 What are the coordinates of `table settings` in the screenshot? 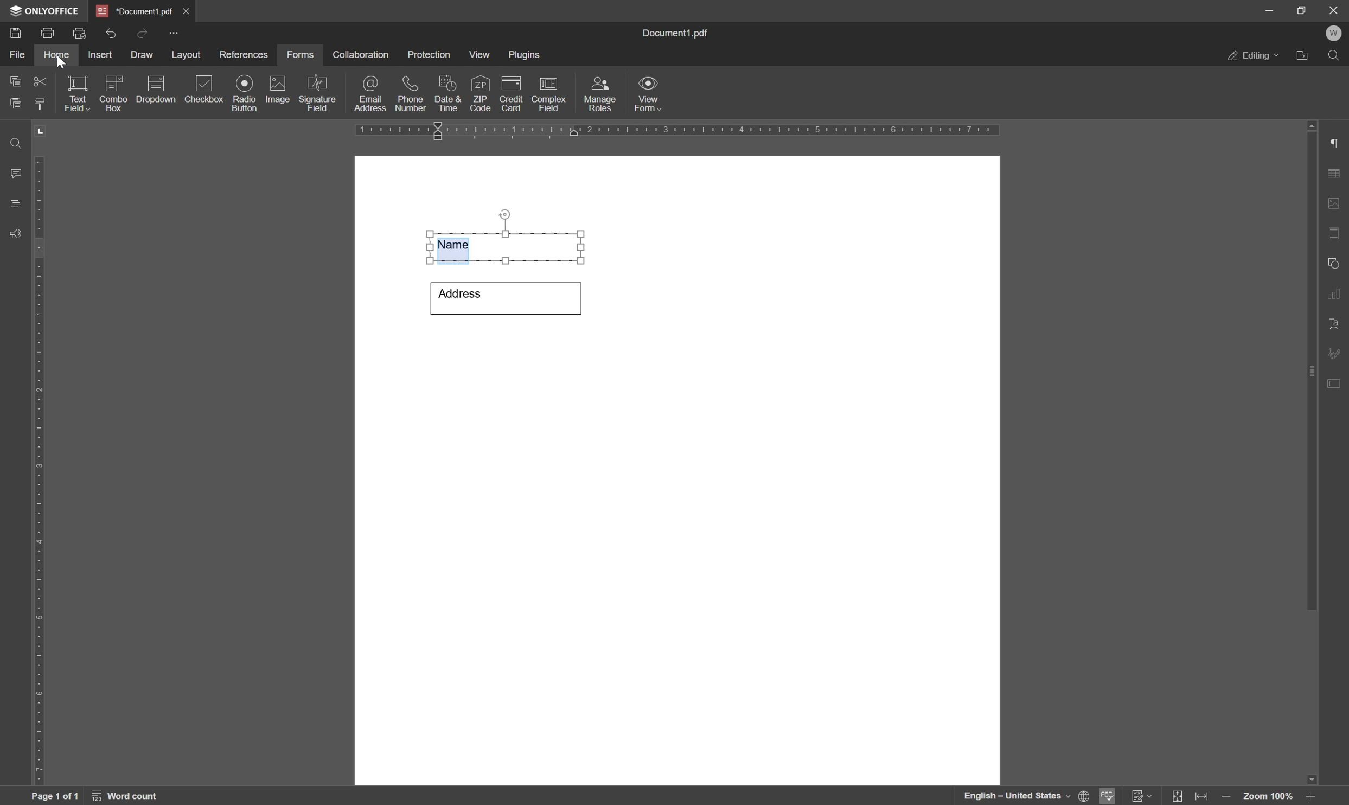 It's located at (1337, 174).